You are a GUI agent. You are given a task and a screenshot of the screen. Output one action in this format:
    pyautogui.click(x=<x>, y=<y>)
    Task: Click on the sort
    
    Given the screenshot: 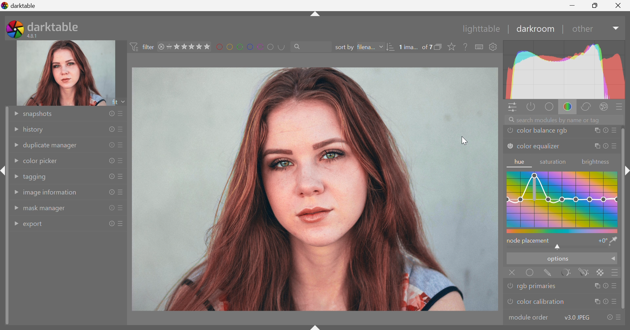 What is the action you would take?
    pyautogui.click(x=390, y=47)
    